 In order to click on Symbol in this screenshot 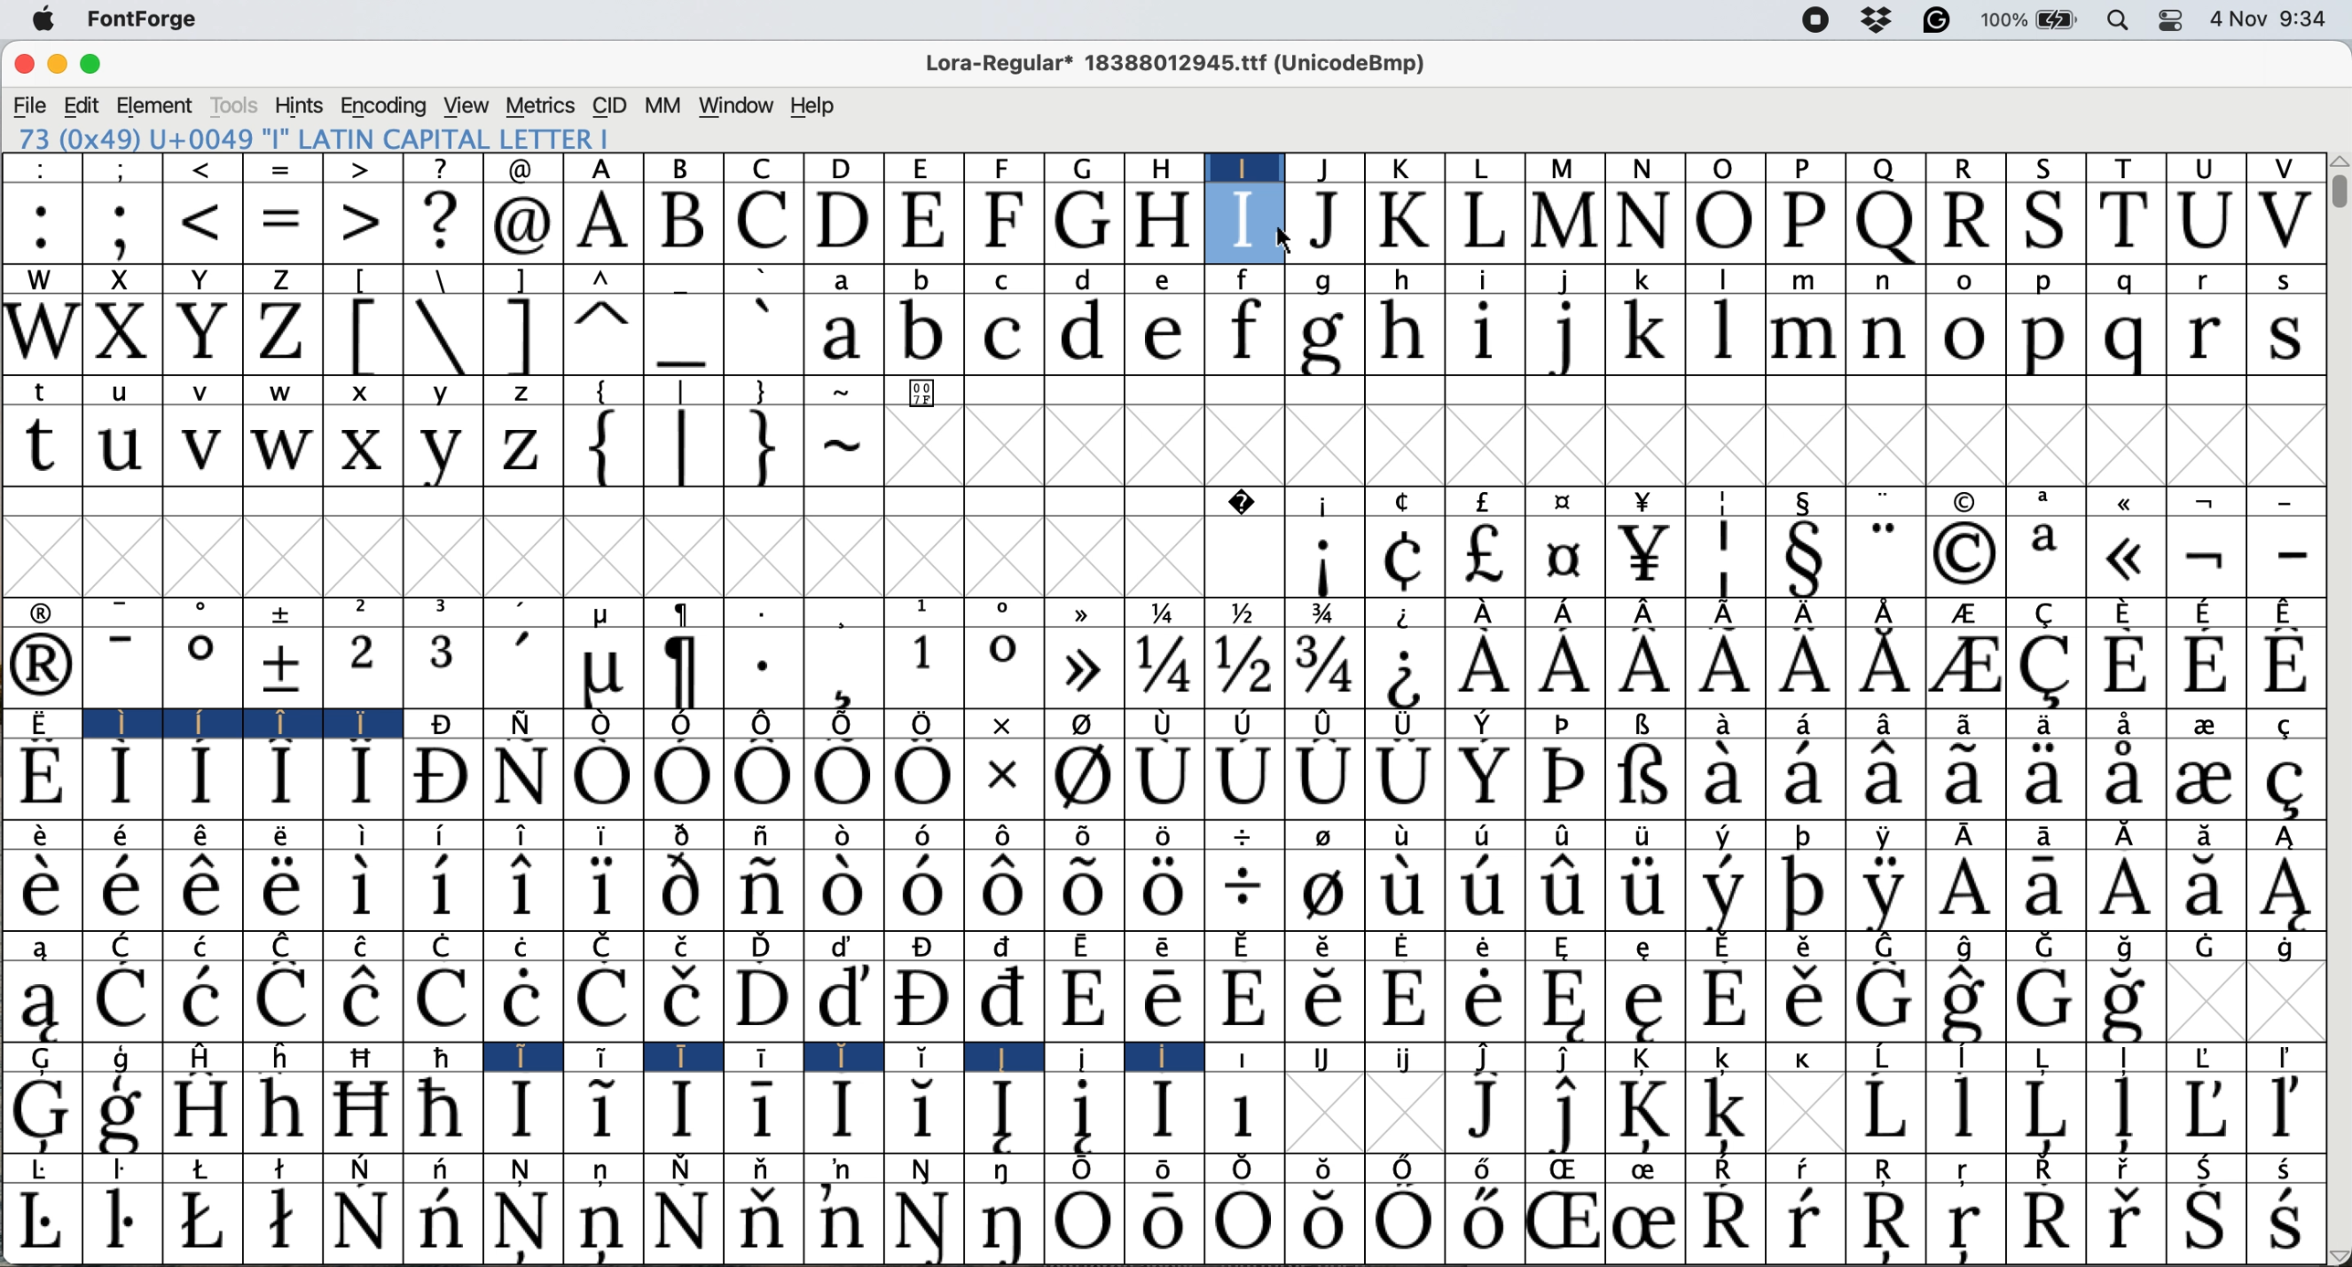, I will do `click(2209, 1055)`.